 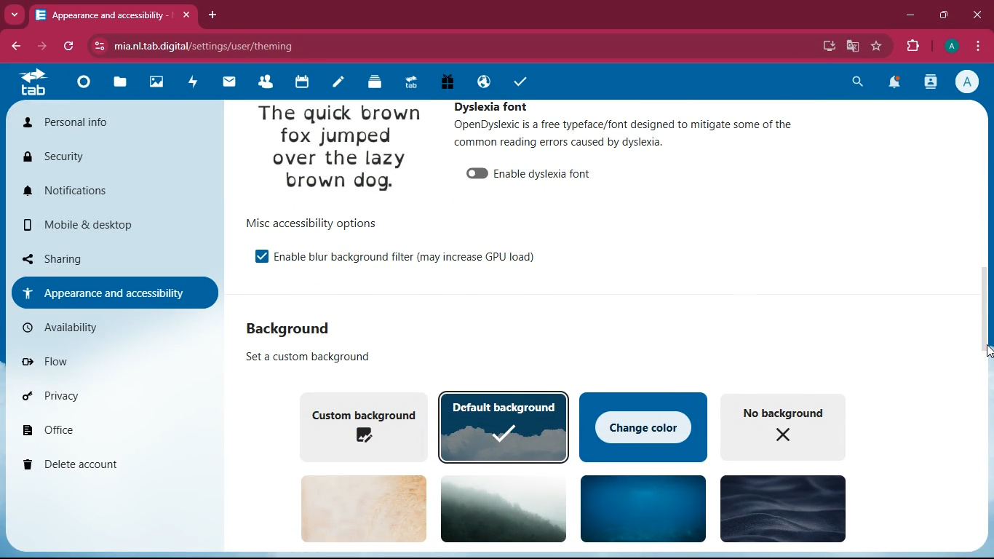 I want to click on desktop, so click(x=828, y=46).